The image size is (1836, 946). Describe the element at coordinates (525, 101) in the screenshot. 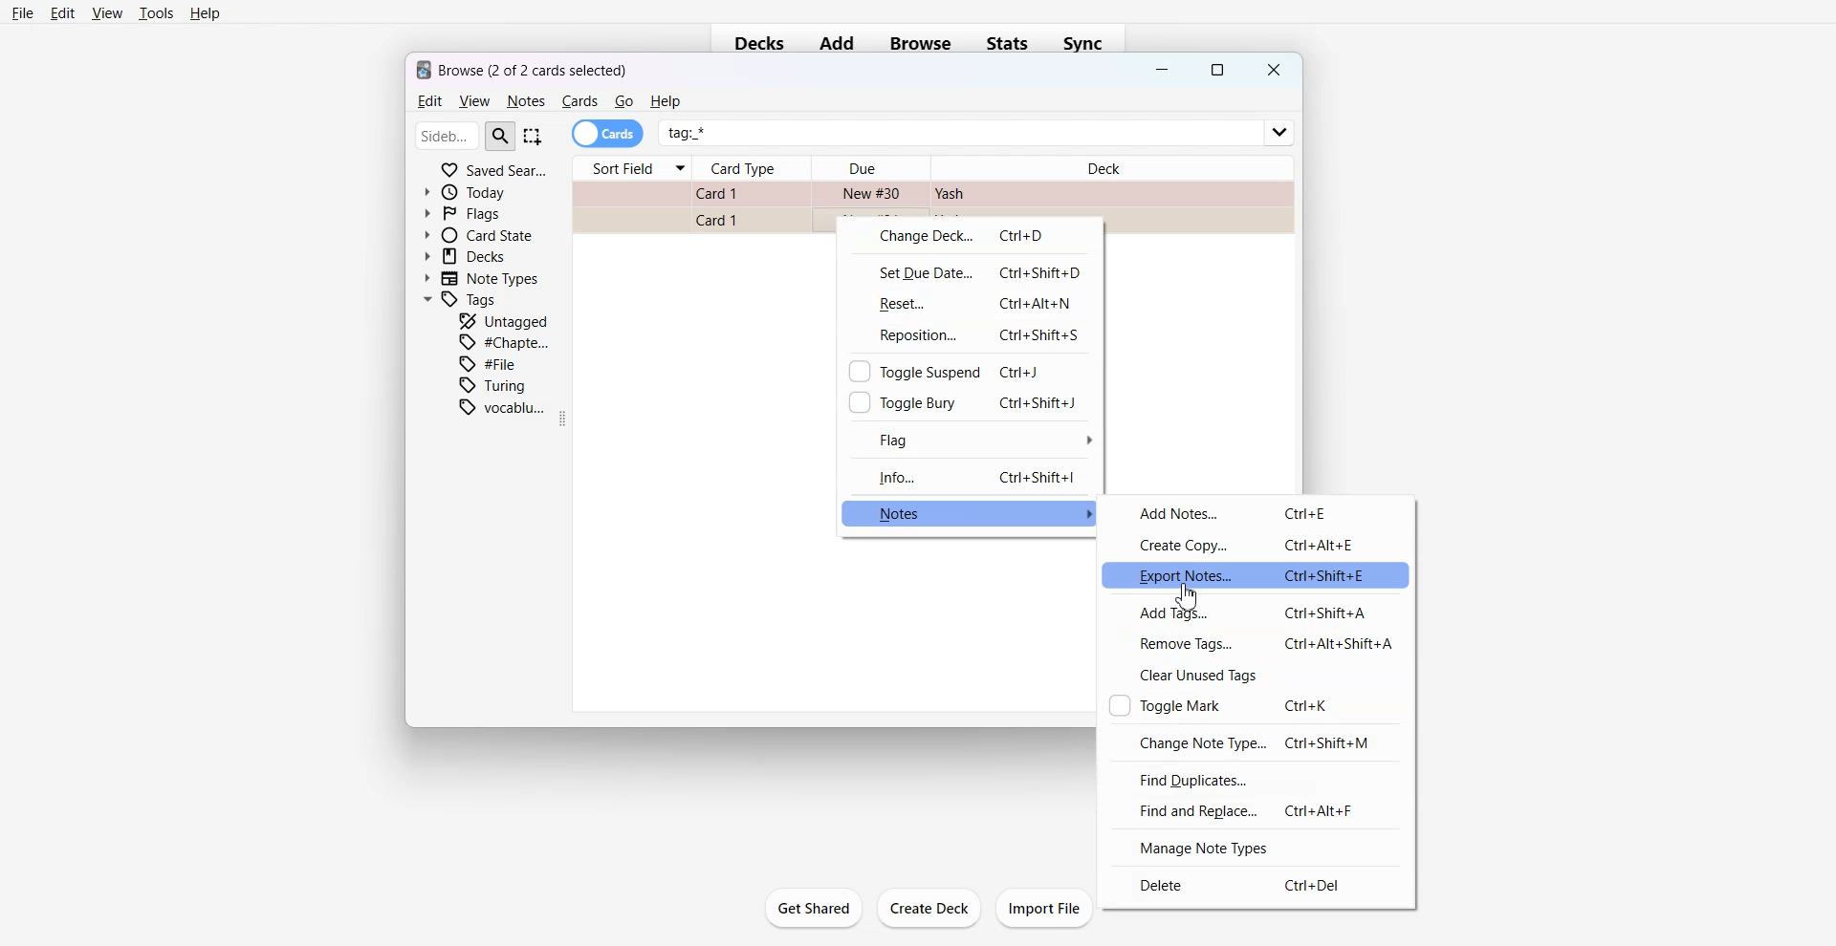

I see `Notes` at that location.